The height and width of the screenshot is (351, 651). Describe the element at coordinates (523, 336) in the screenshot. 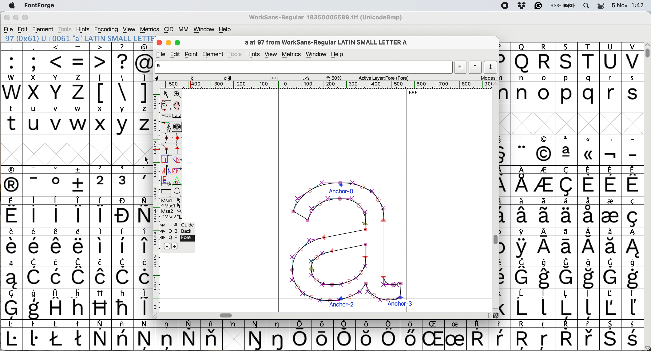

I see `` at that location.